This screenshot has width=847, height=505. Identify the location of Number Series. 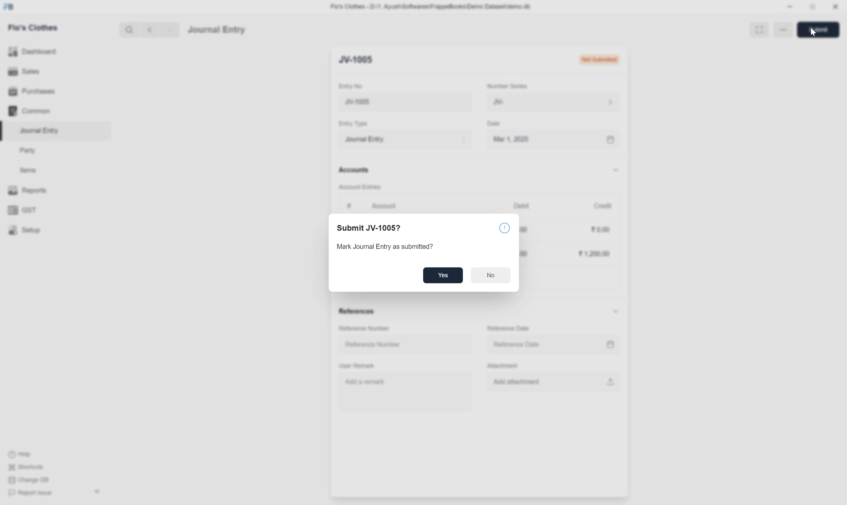
(507, 85).